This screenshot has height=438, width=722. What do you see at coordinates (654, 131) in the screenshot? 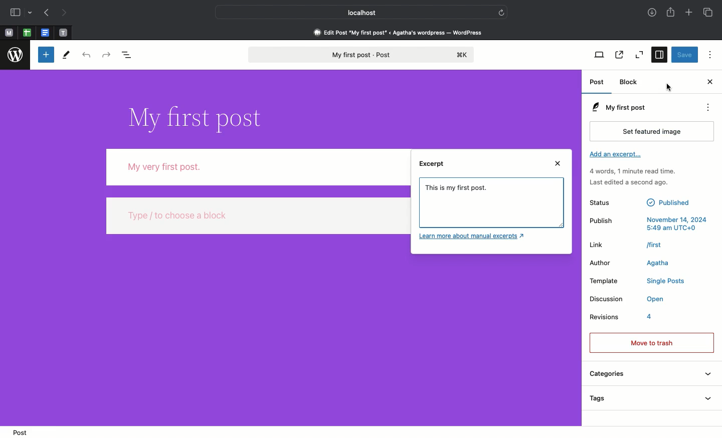
I see `Set featured image` at bounding box center [654, 131].